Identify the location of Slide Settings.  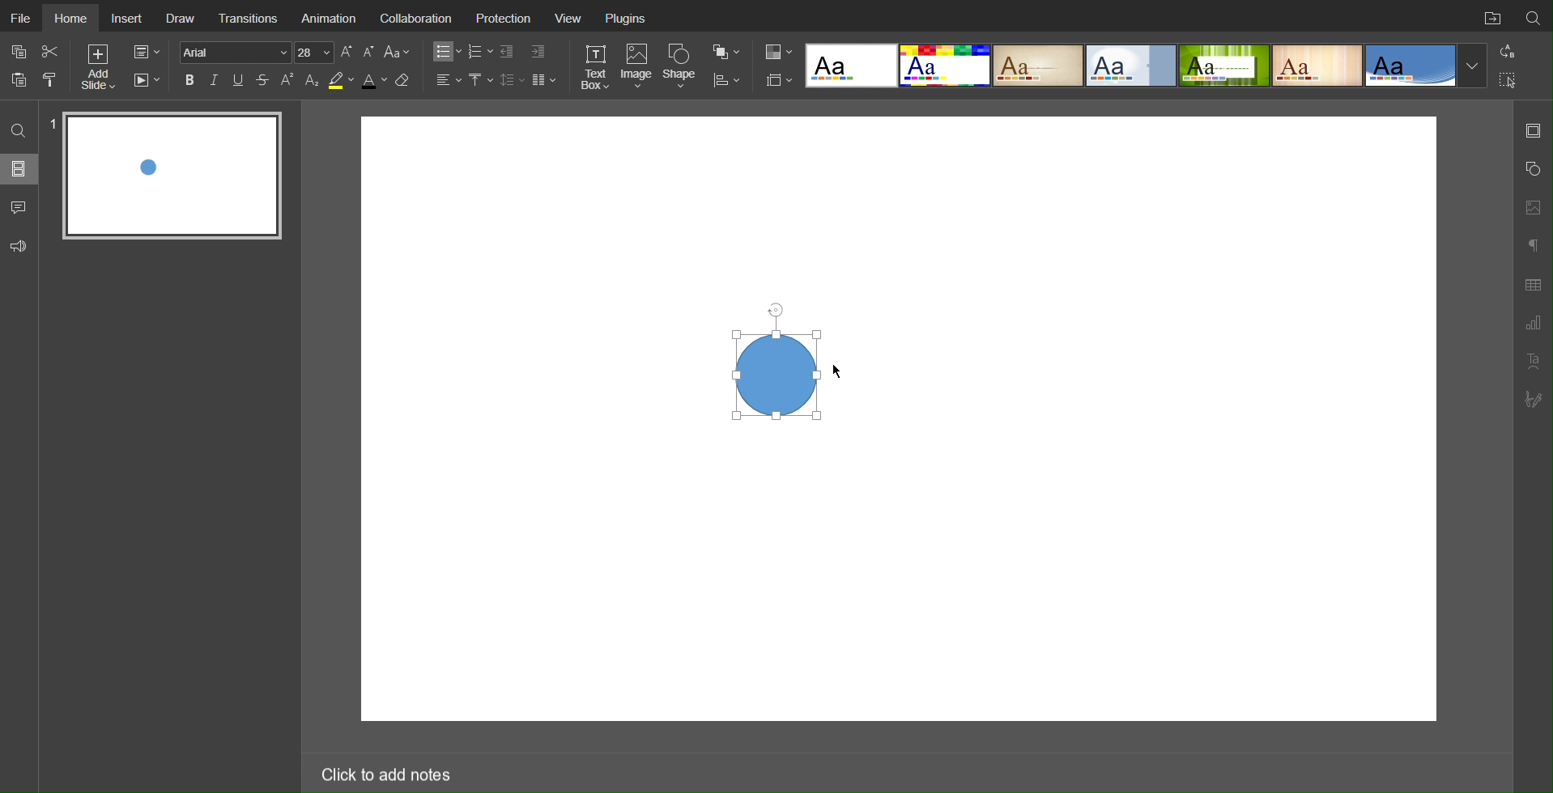
(776, 80).